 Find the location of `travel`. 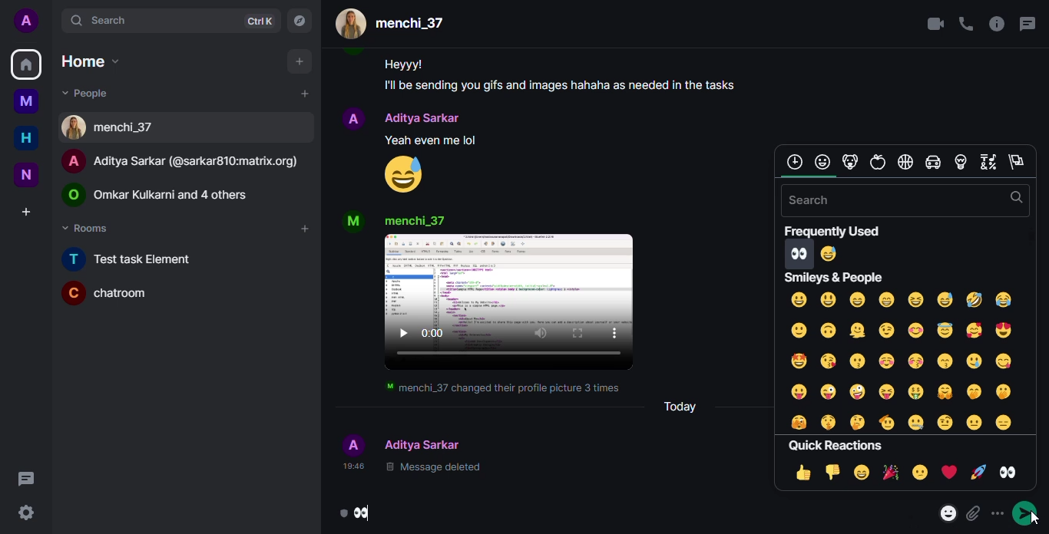

travel is located at coordinates (931, 163).